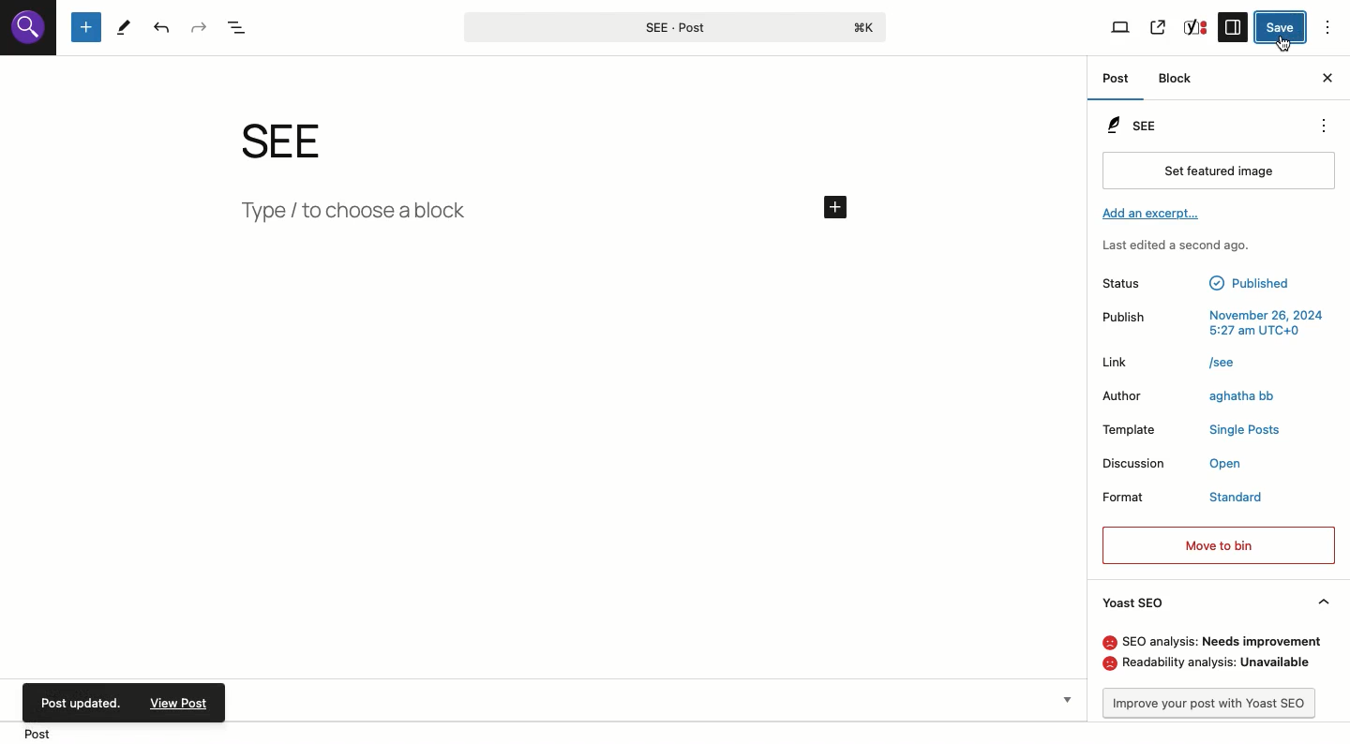 This screenshot has height=744, width=1350. Describe the element at coordinates (672, 25) in the screenshot. I see `SEE-Post` at that location.